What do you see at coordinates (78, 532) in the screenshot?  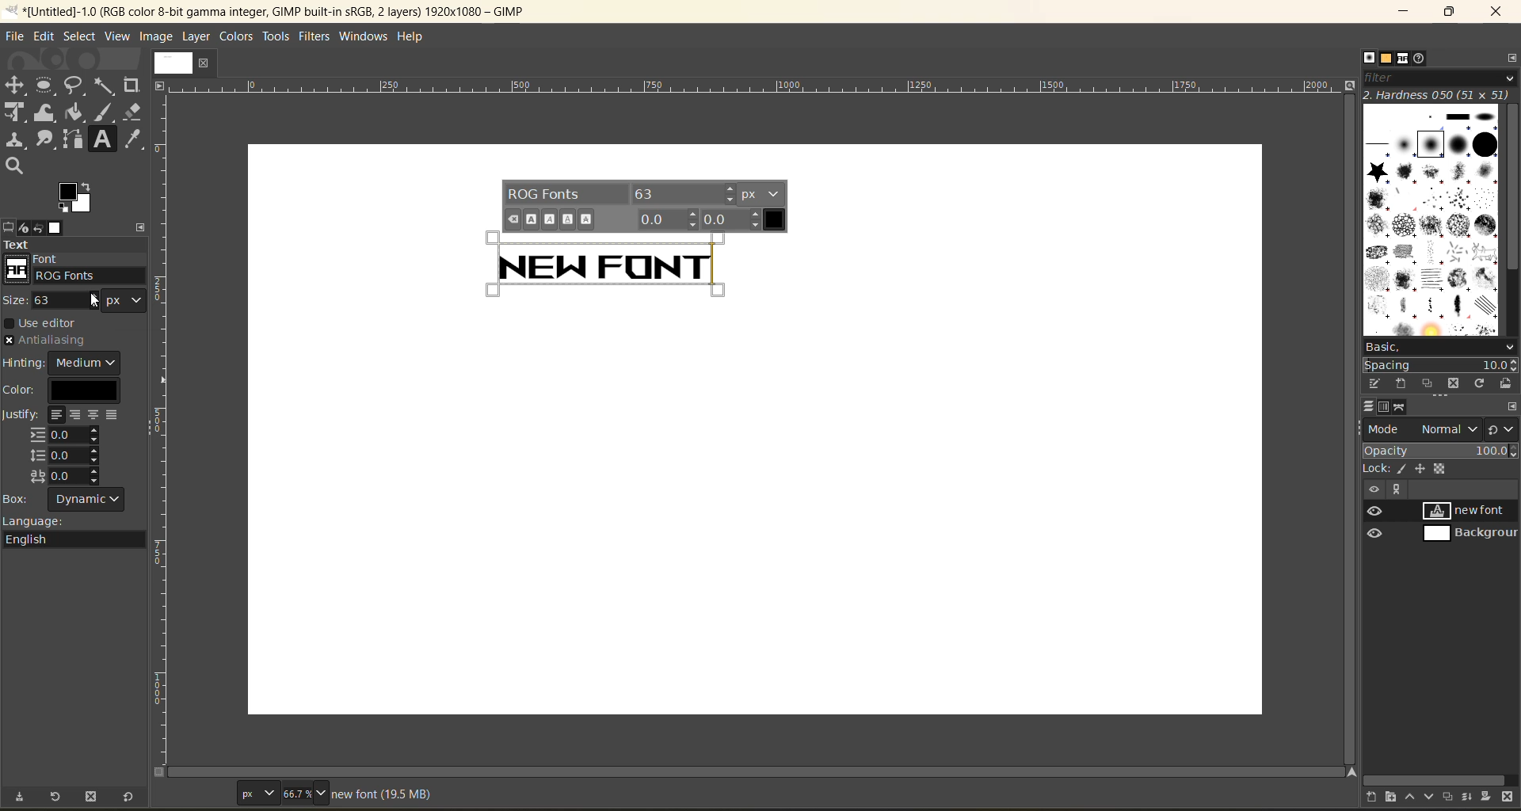 I see `language` at bounding box center [78, 532].